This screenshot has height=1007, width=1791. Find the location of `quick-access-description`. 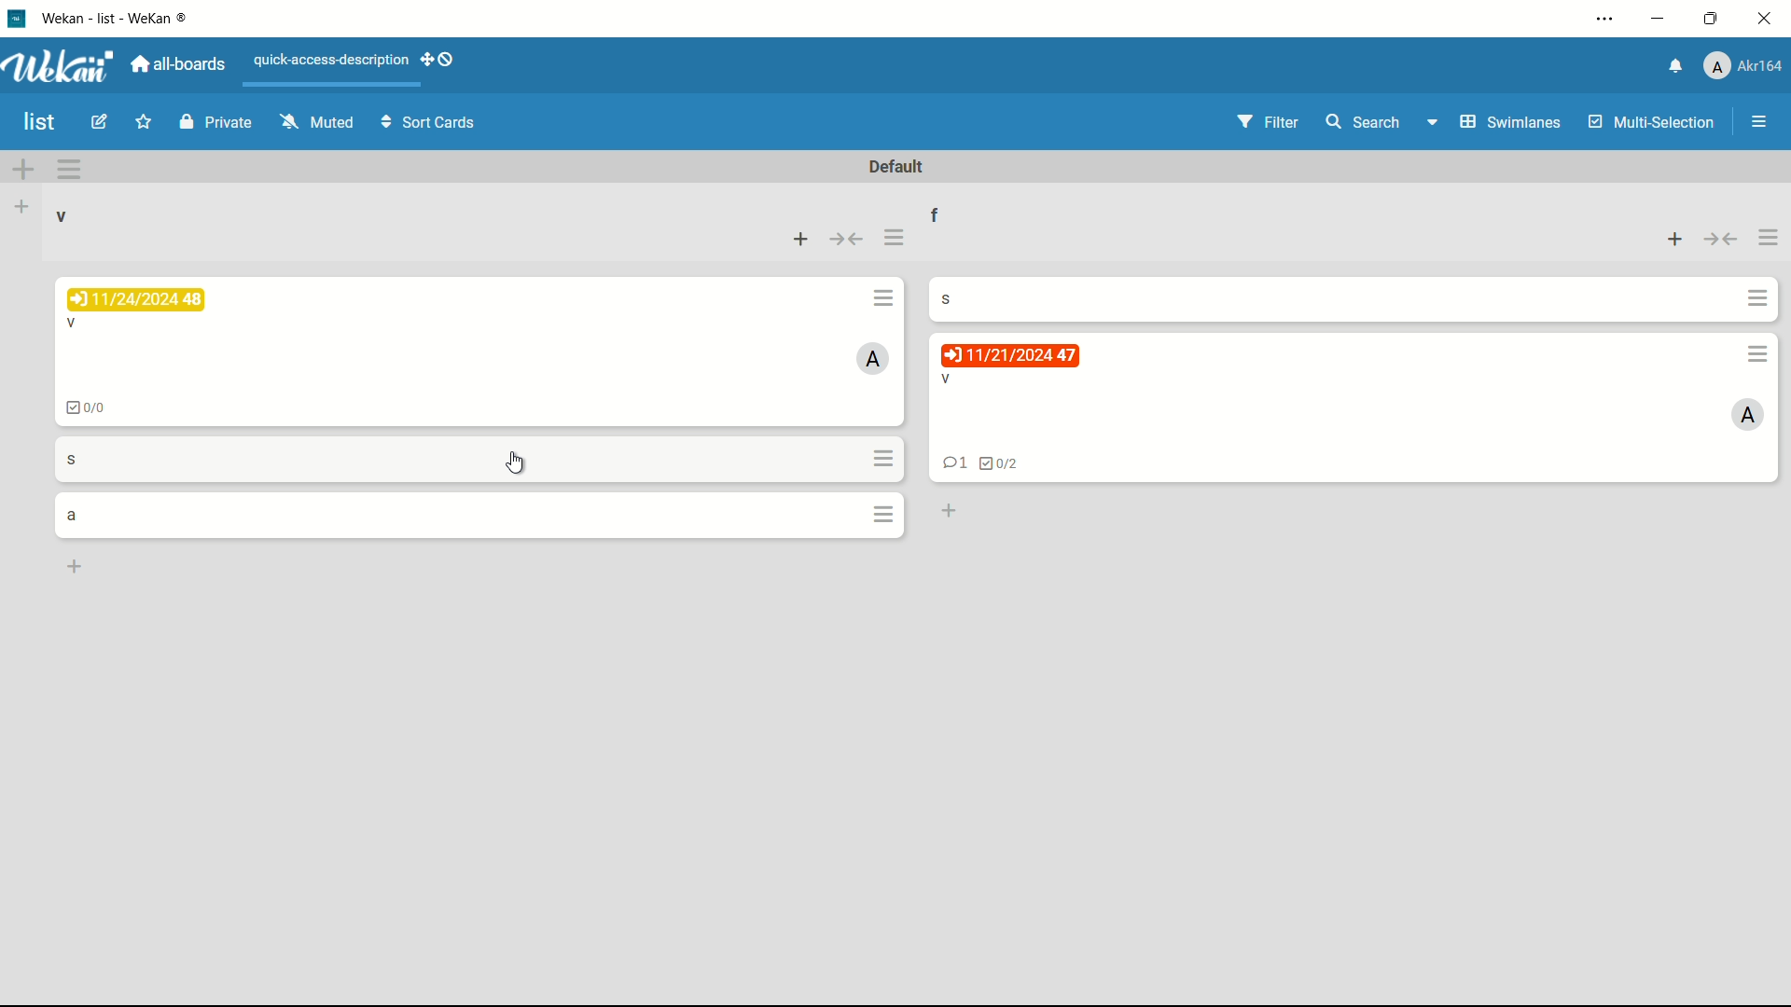

quick-access-description is located at coordinates (331, 60).